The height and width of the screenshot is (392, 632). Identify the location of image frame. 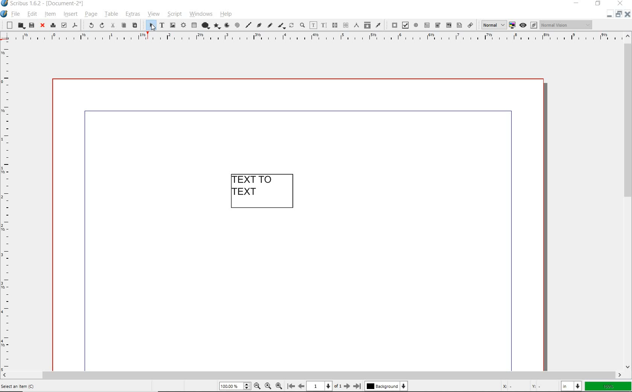
(173, 26).